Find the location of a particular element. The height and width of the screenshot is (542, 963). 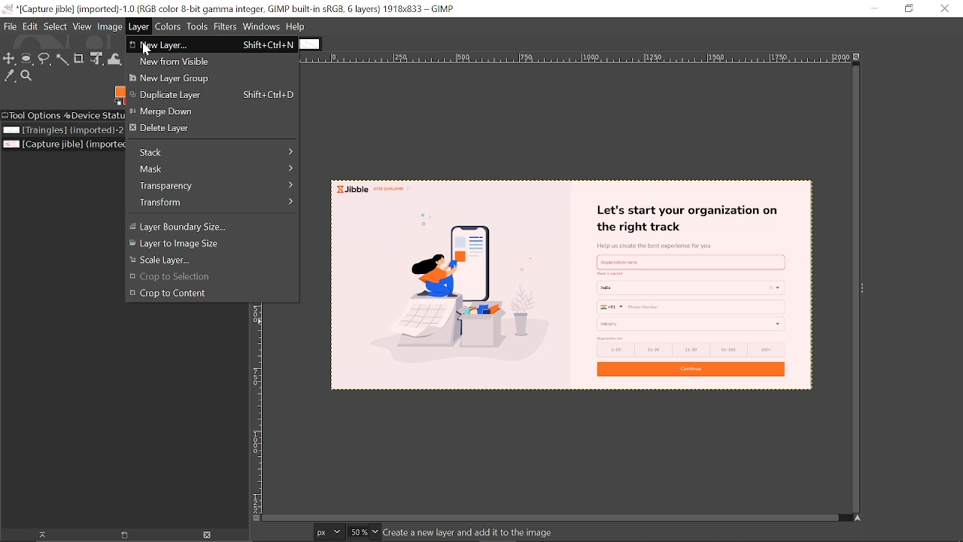

cursor is located at coordinates (147, 50).